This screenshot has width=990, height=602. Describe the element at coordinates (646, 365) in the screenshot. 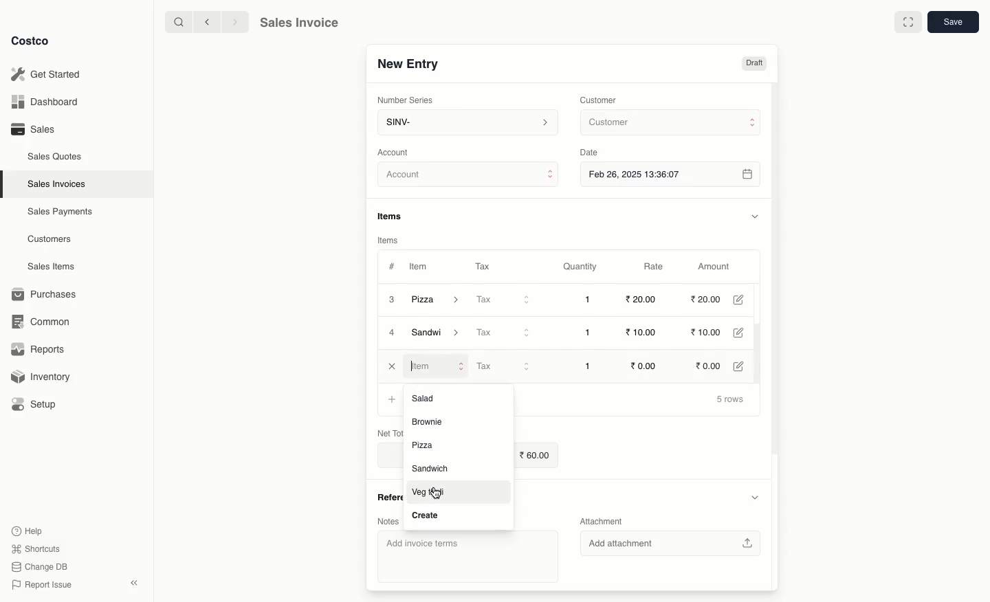

I see `0.00` at that location.